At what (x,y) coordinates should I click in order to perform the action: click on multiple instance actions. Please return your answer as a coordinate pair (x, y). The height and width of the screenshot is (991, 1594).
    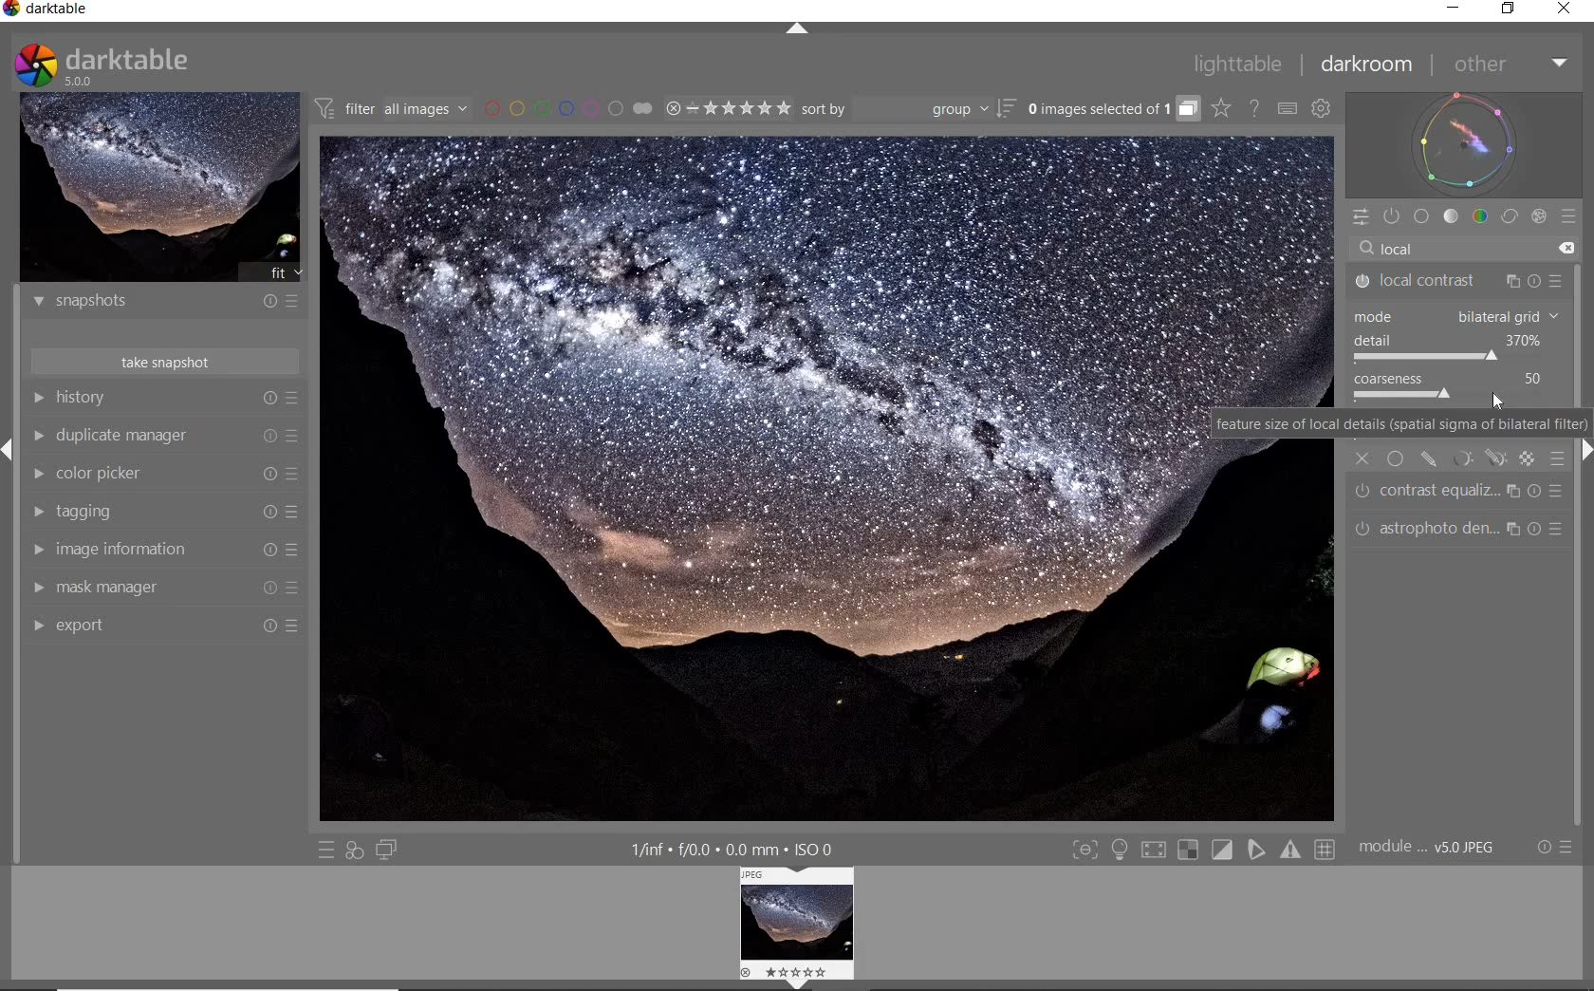
    Looking at the image, I should click on (1513, 489).